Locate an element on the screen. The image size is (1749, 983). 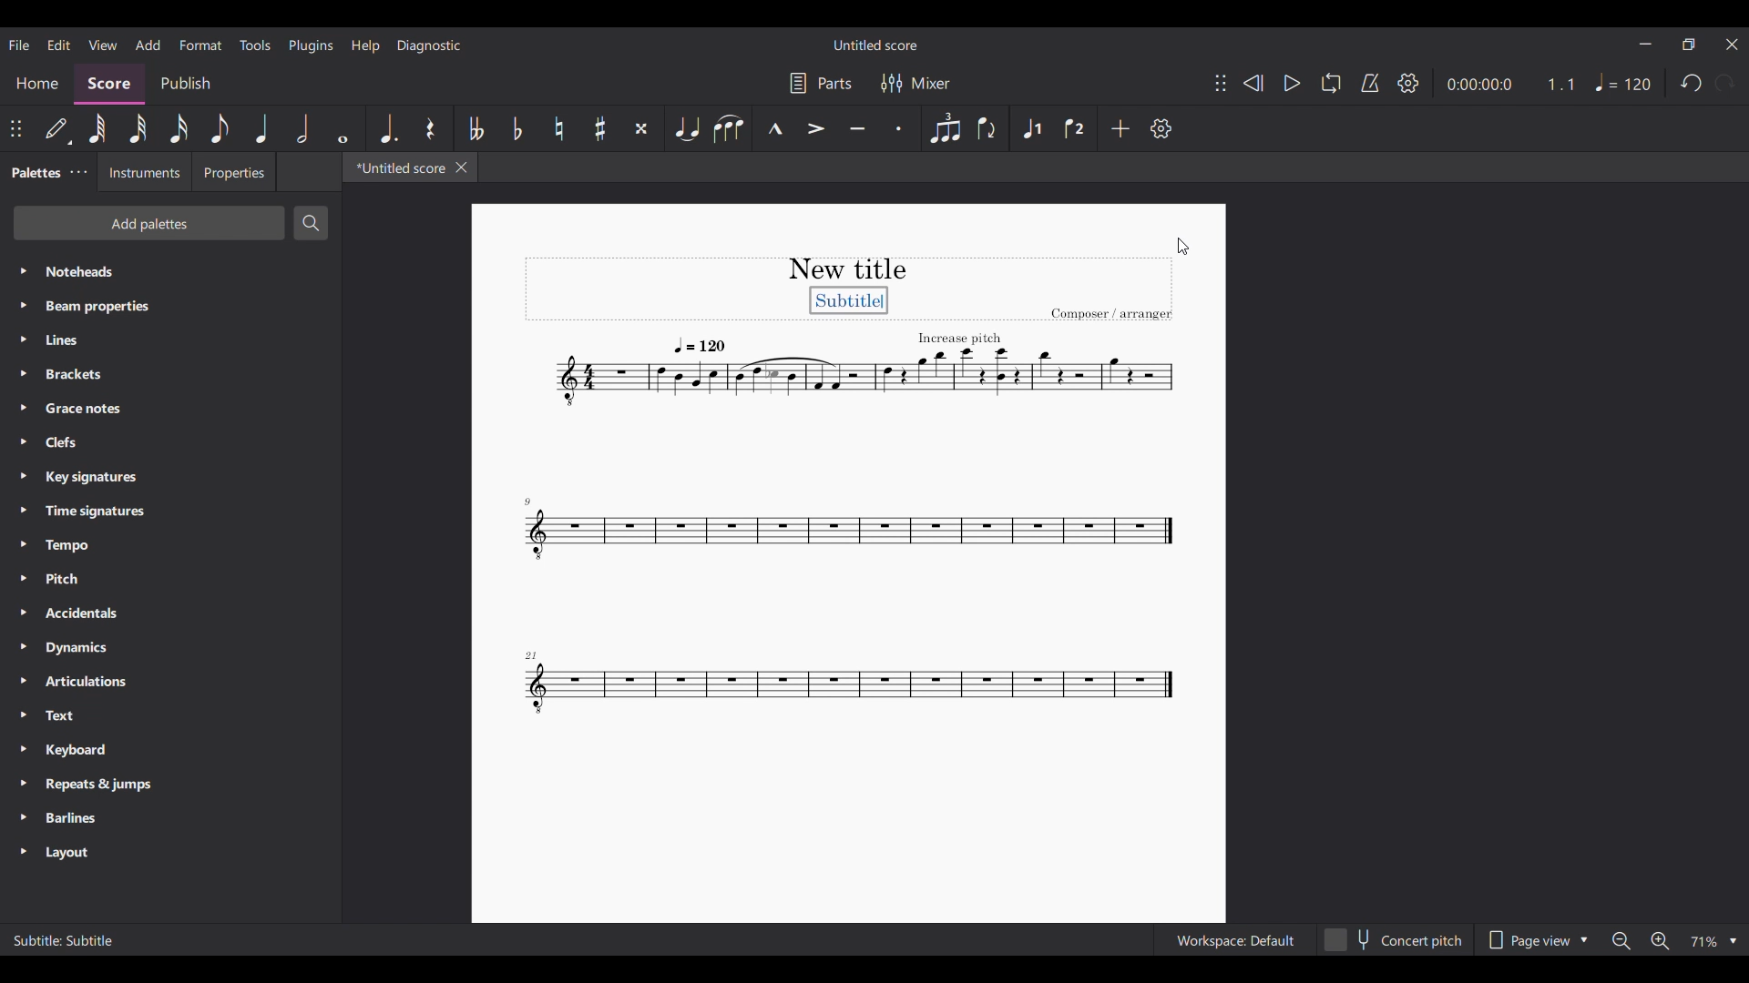
Toggle flat is located at coordinates (517, 127).